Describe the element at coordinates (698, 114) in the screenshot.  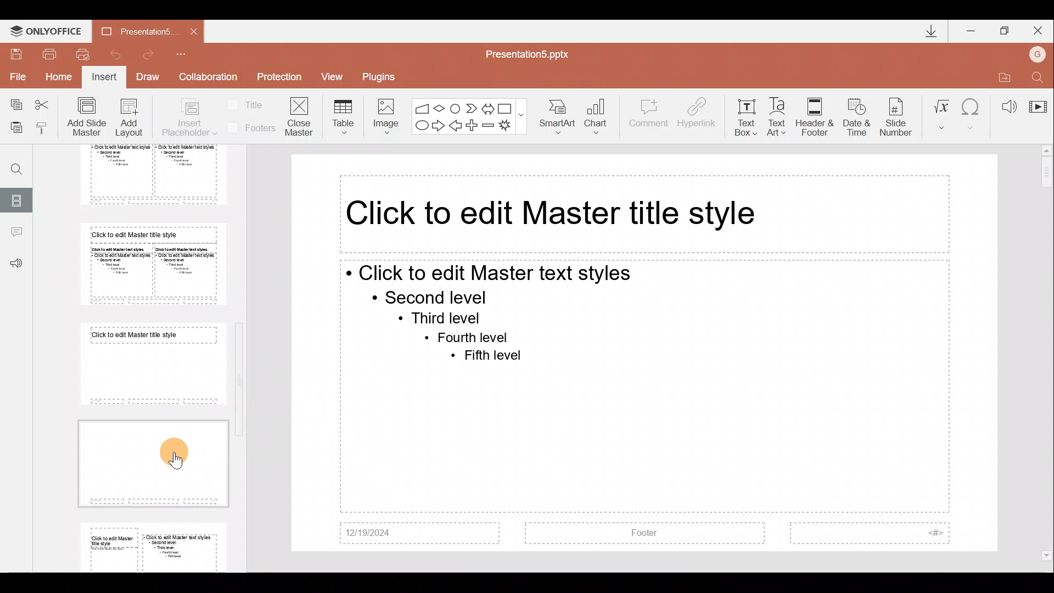
I see `Hyperlink` at that location.